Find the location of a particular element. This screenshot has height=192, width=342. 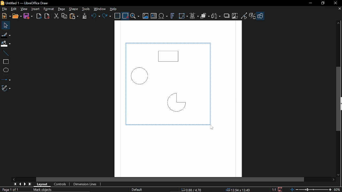

Change zoom is located at coordinates (310, 189).